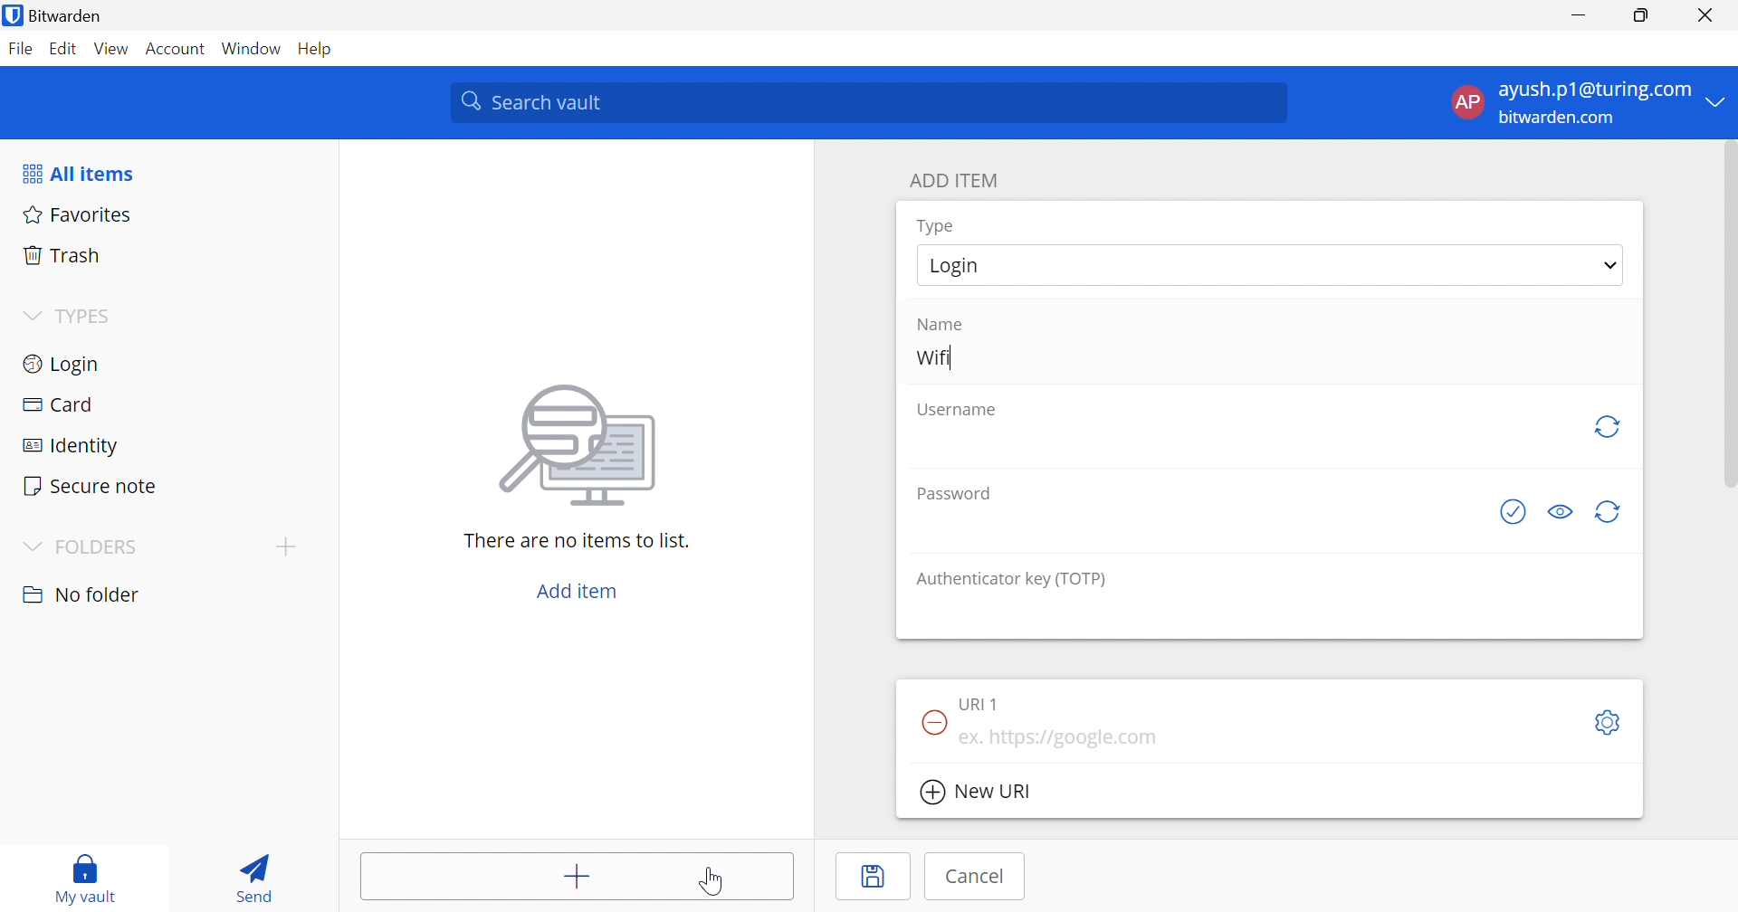 The width and height of the screenshot is (1738, 912). What do you see at coordinates (249, 874) in the screenshot?
I see `Send` at bounding box center [249, 874].